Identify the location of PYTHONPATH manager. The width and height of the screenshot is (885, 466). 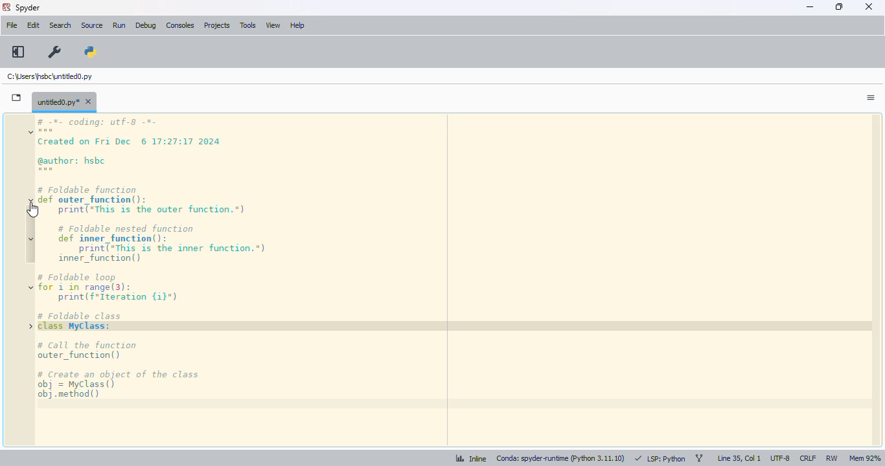
(91, 50).